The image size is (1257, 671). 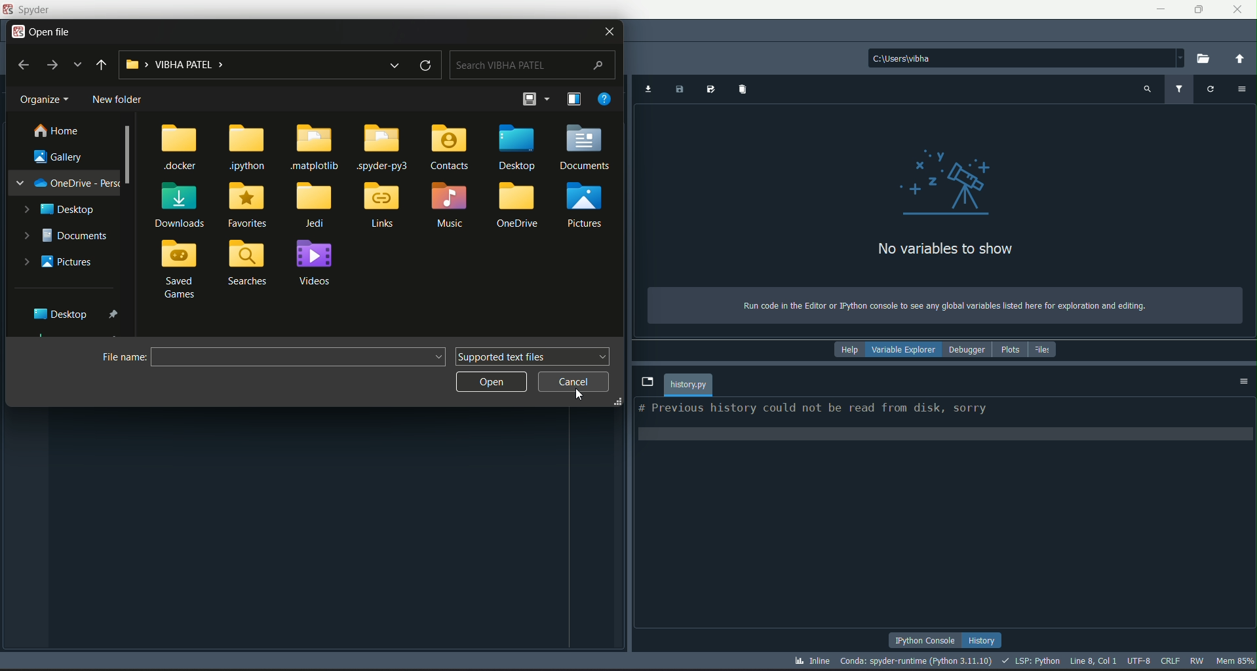 I want to click on debugger, so click(x=967, y=349).